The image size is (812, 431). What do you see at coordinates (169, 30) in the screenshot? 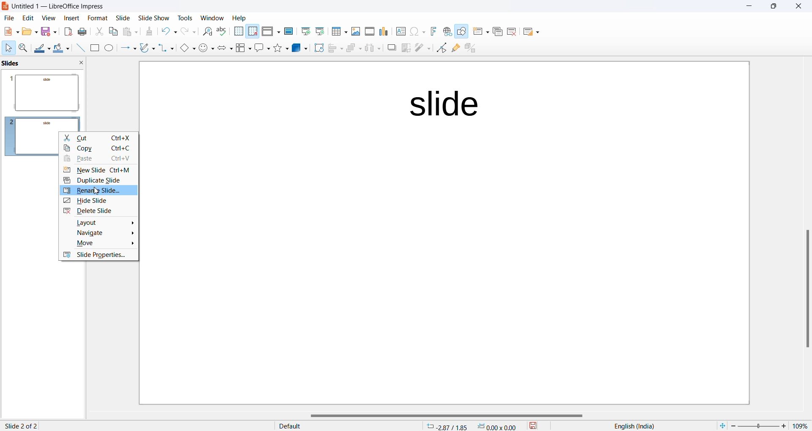
I see `Undo` at bounding box center [169, 30].